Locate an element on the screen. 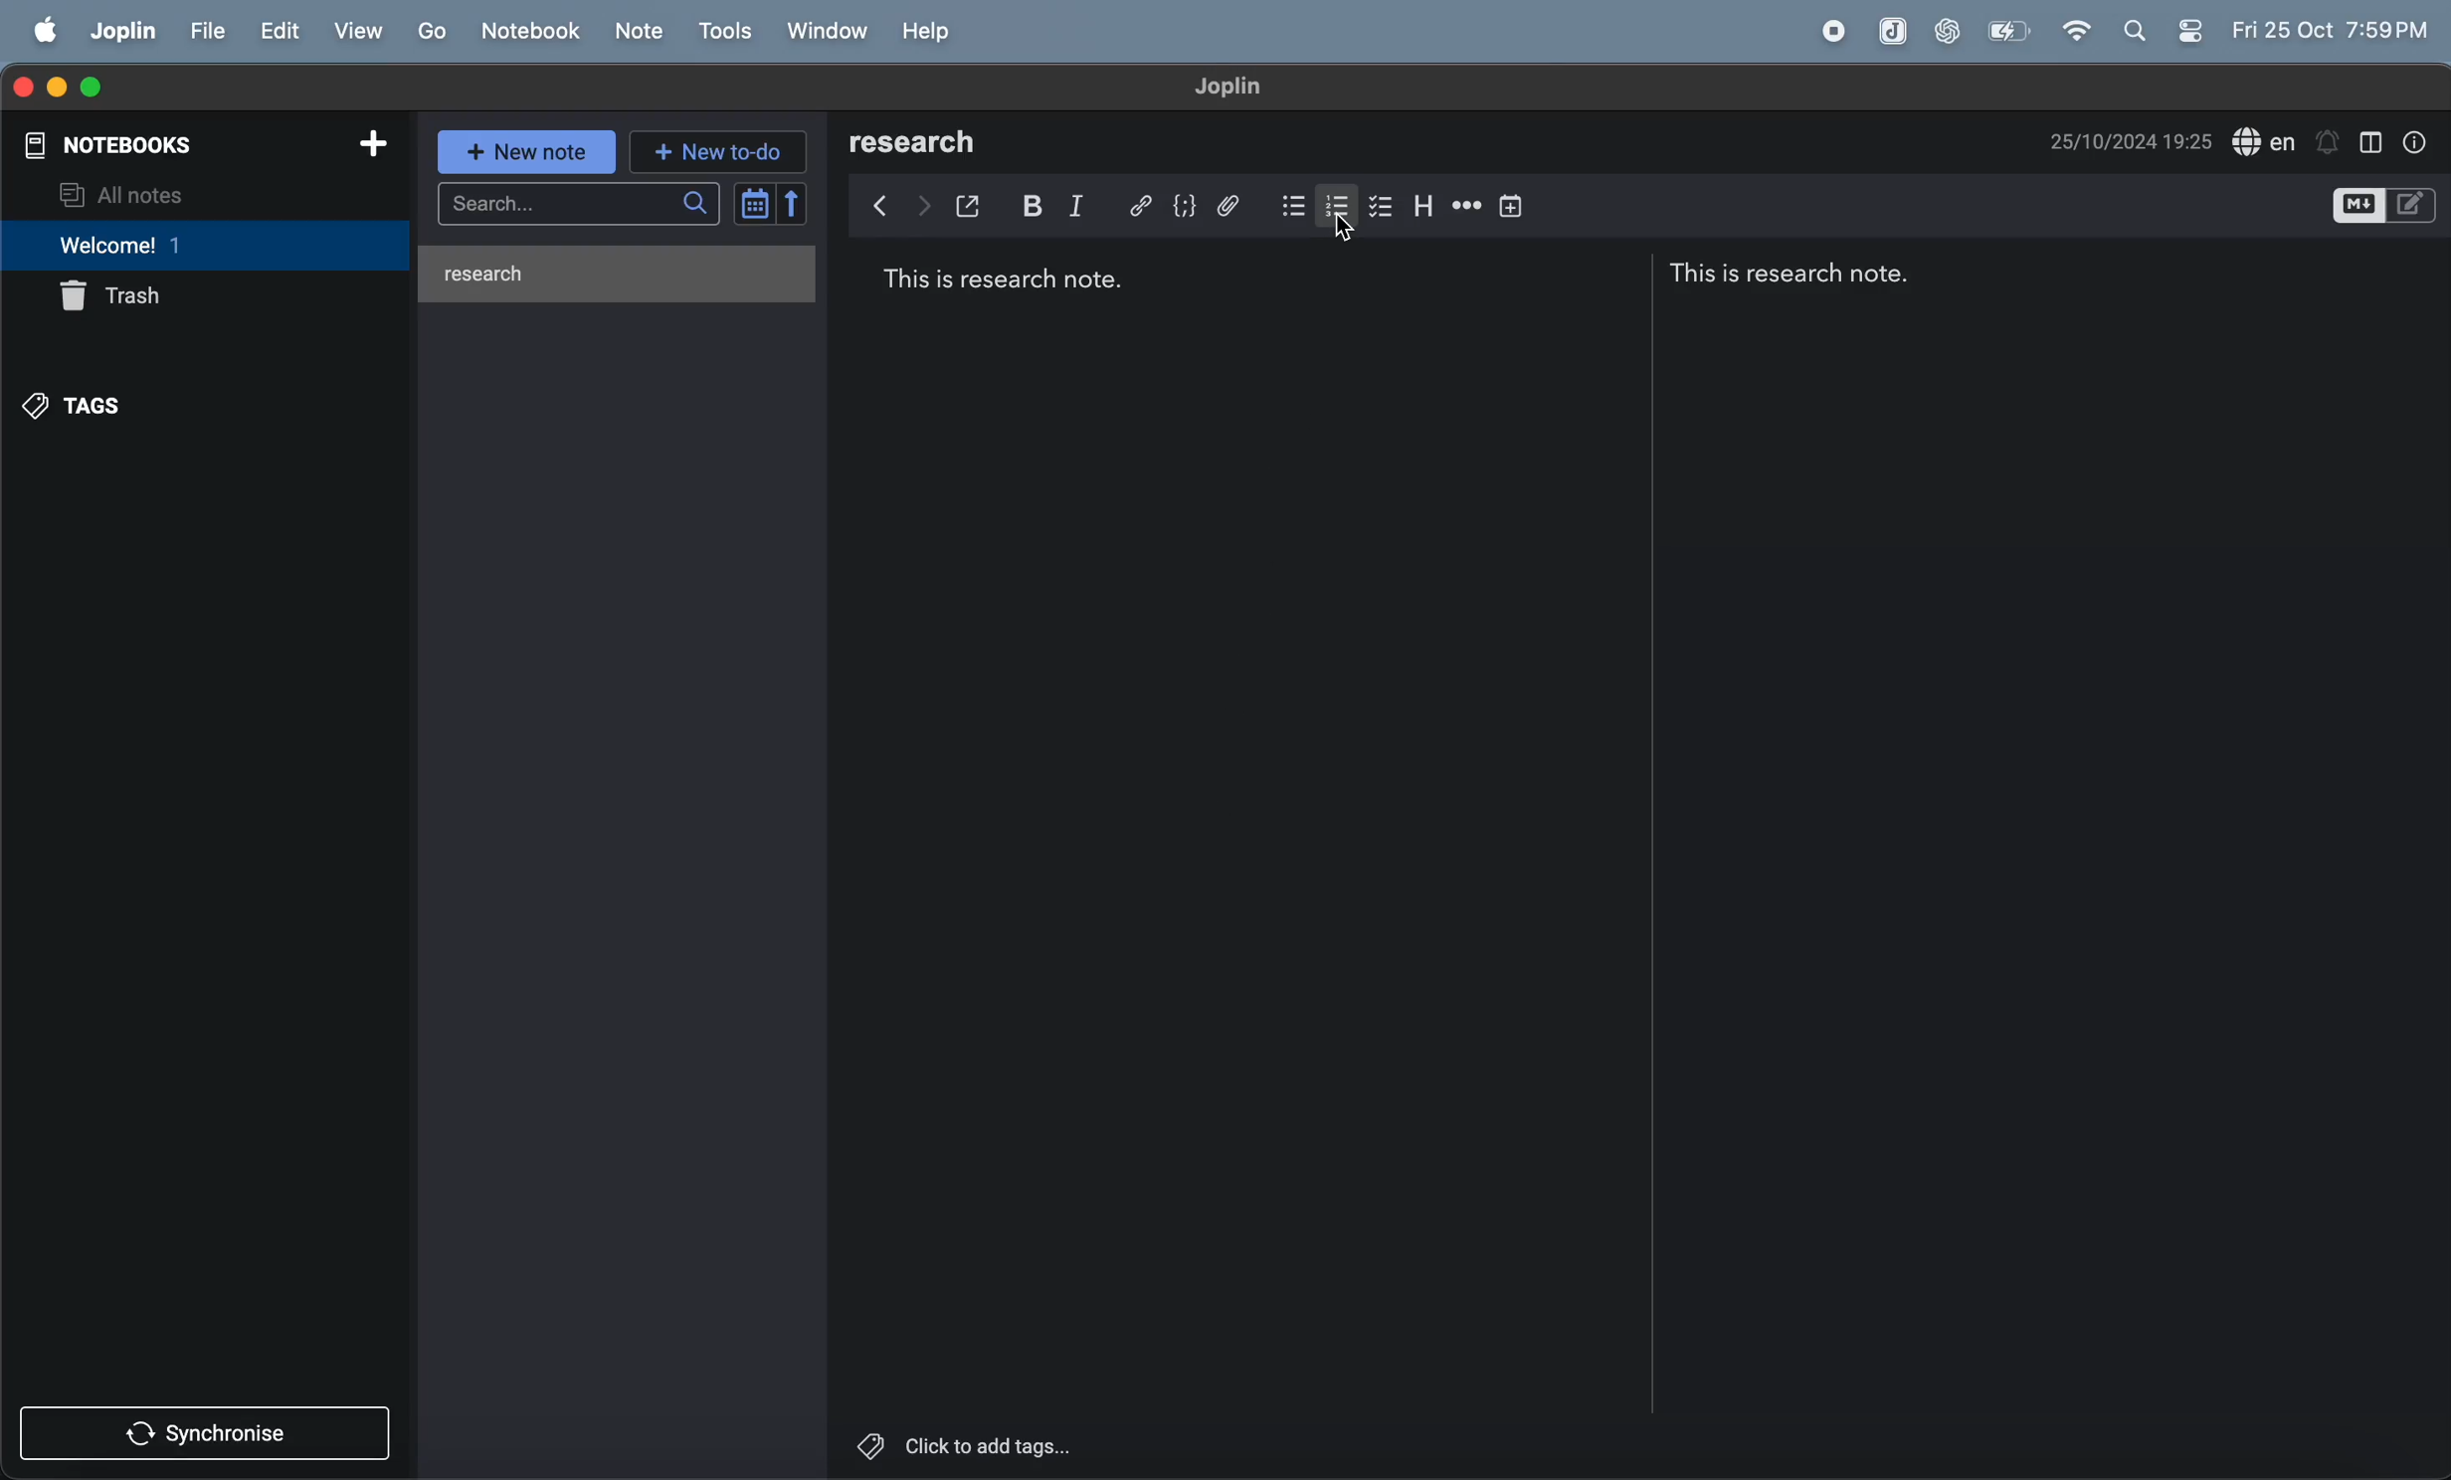  calendar is located at coordinates (773, 204).